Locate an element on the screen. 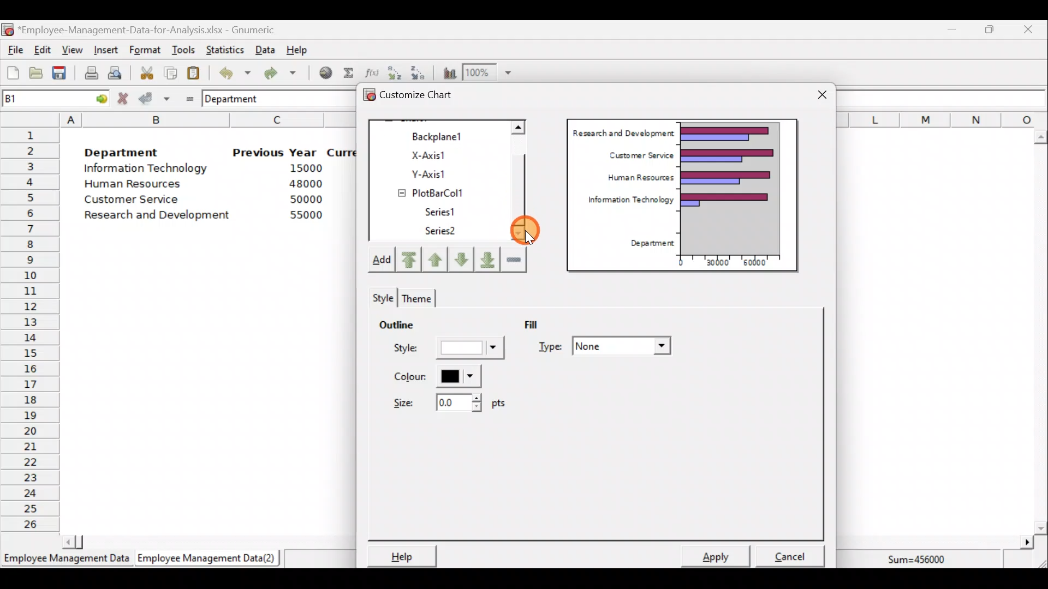  Customer Service is located at coordinates (639, 154).